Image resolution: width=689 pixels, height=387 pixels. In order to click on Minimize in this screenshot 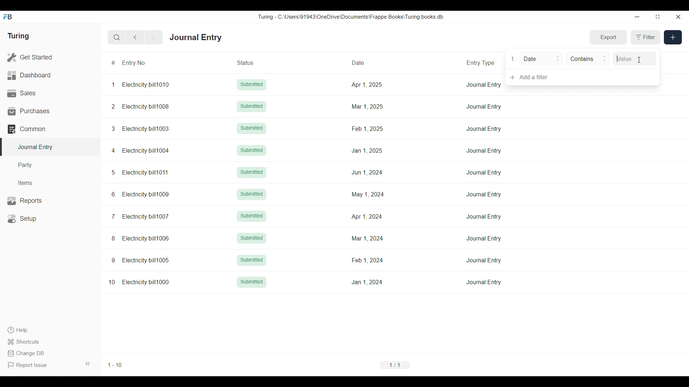, I will do `click(637, 17)`.